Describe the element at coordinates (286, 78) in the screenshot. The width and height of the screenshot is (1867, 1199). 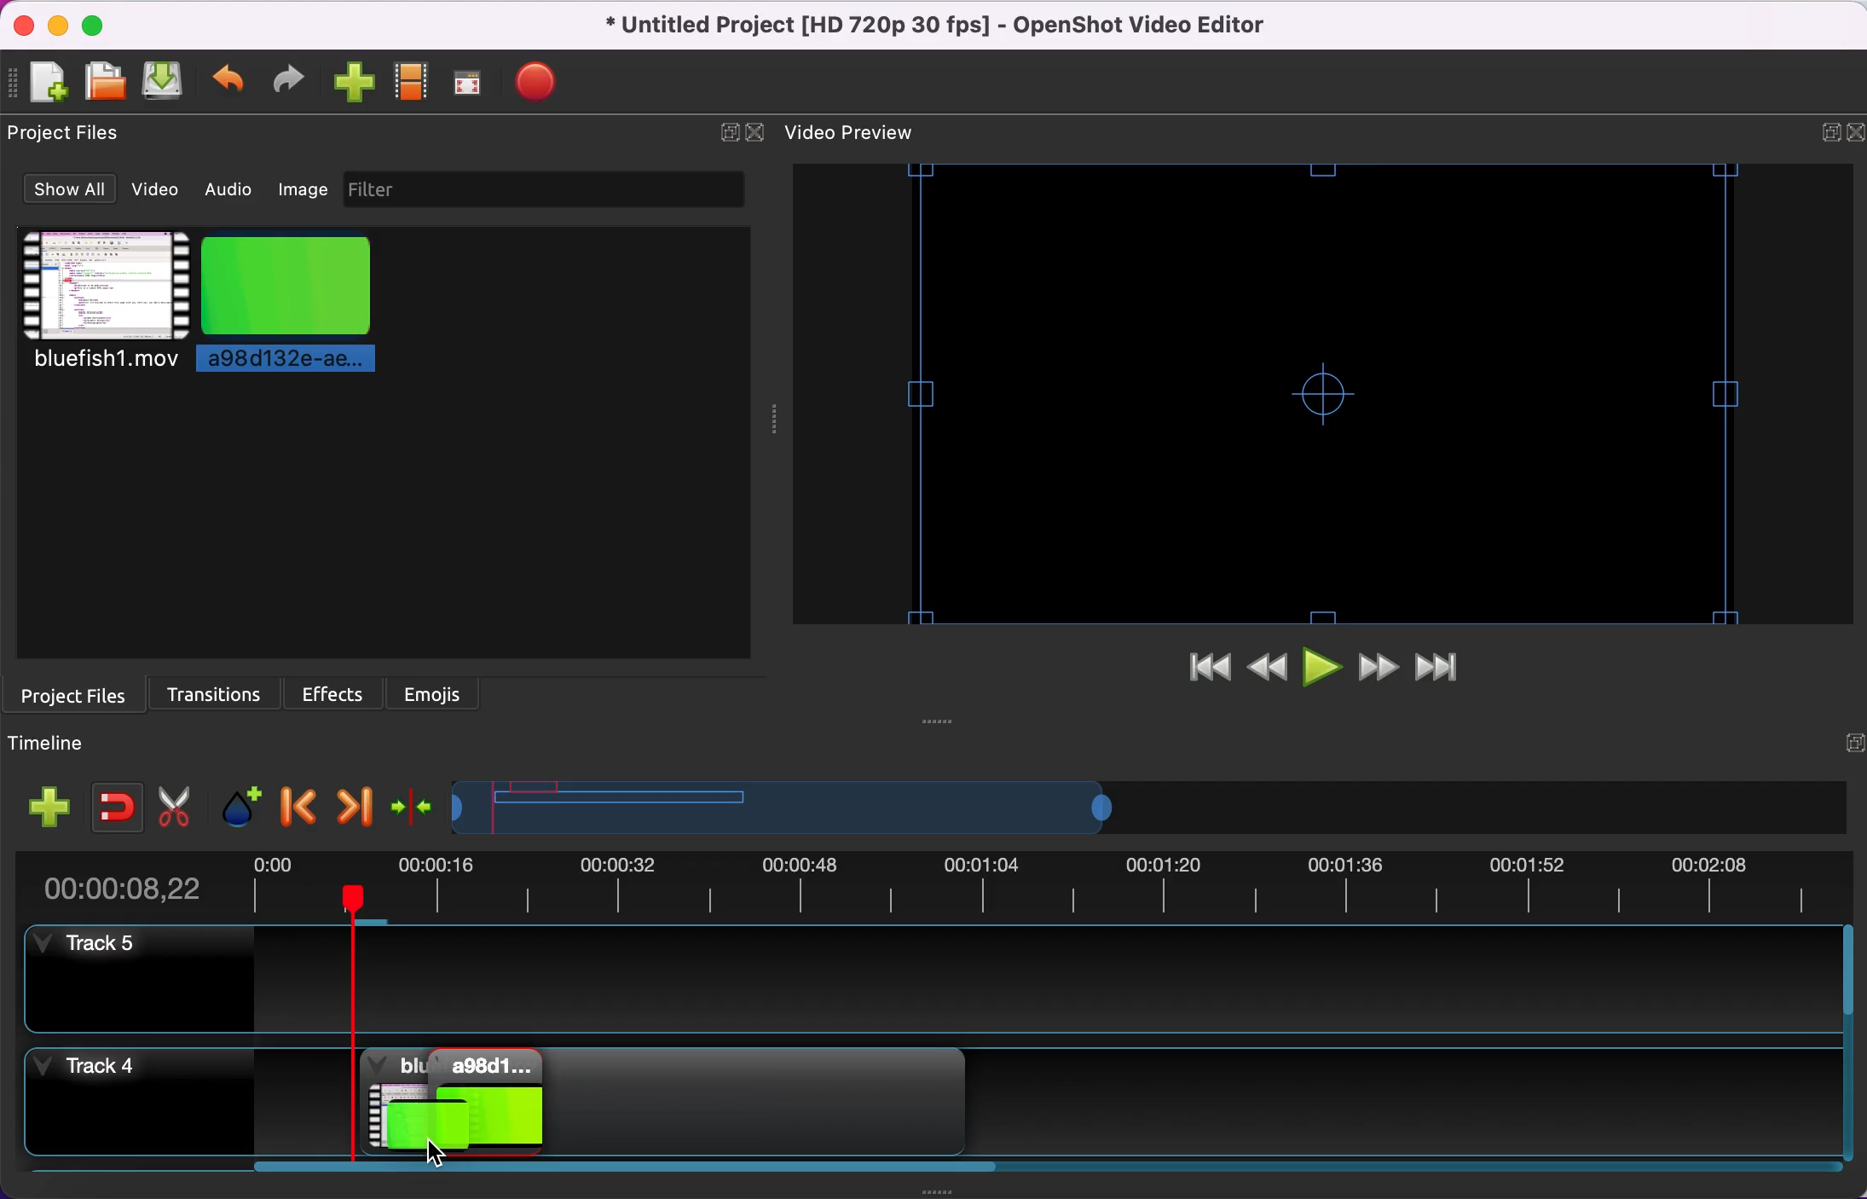
I see `redo` at that location.